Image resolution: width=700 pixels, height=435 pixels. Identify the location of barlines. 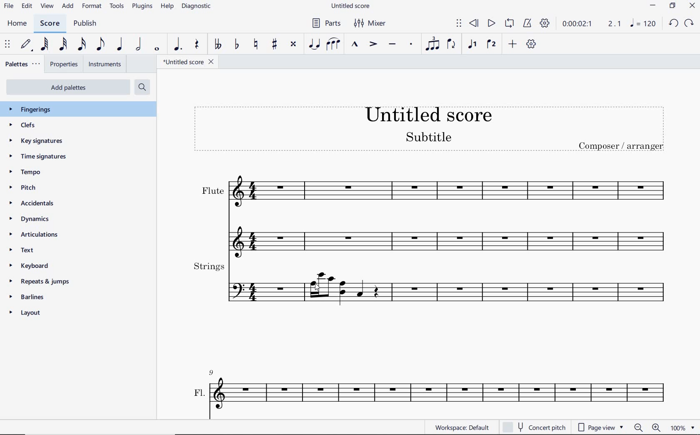
(45, 297).